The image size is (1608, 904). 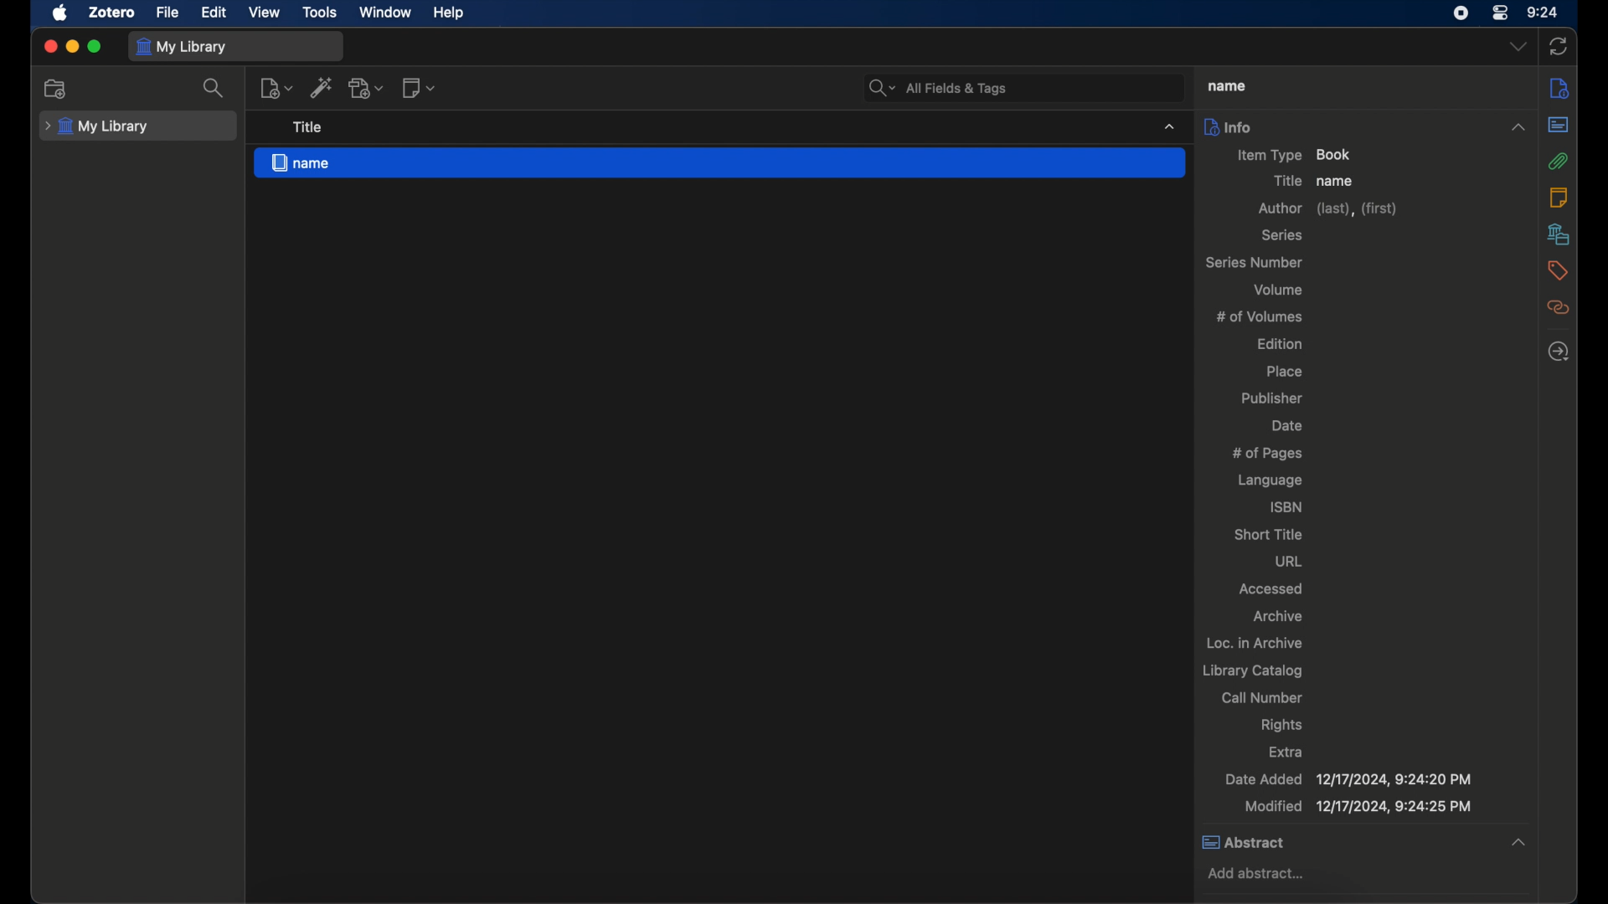 I want to click on dropdown, so click(x=1519, y=47).